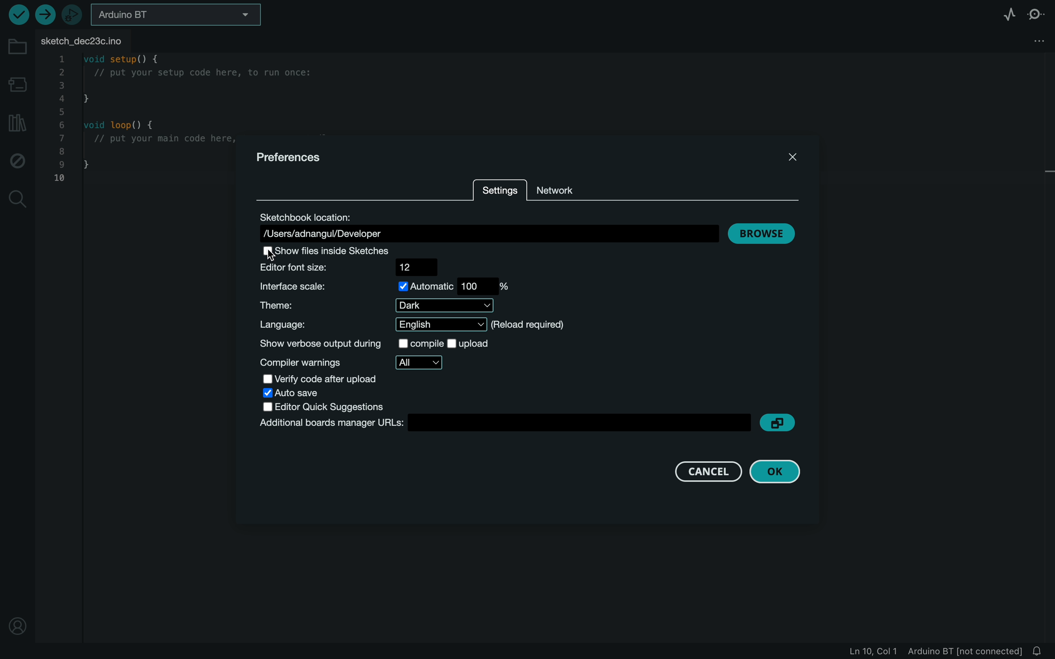 The image size is (1055, 659). I want to click on library manager, so click(17, 125).